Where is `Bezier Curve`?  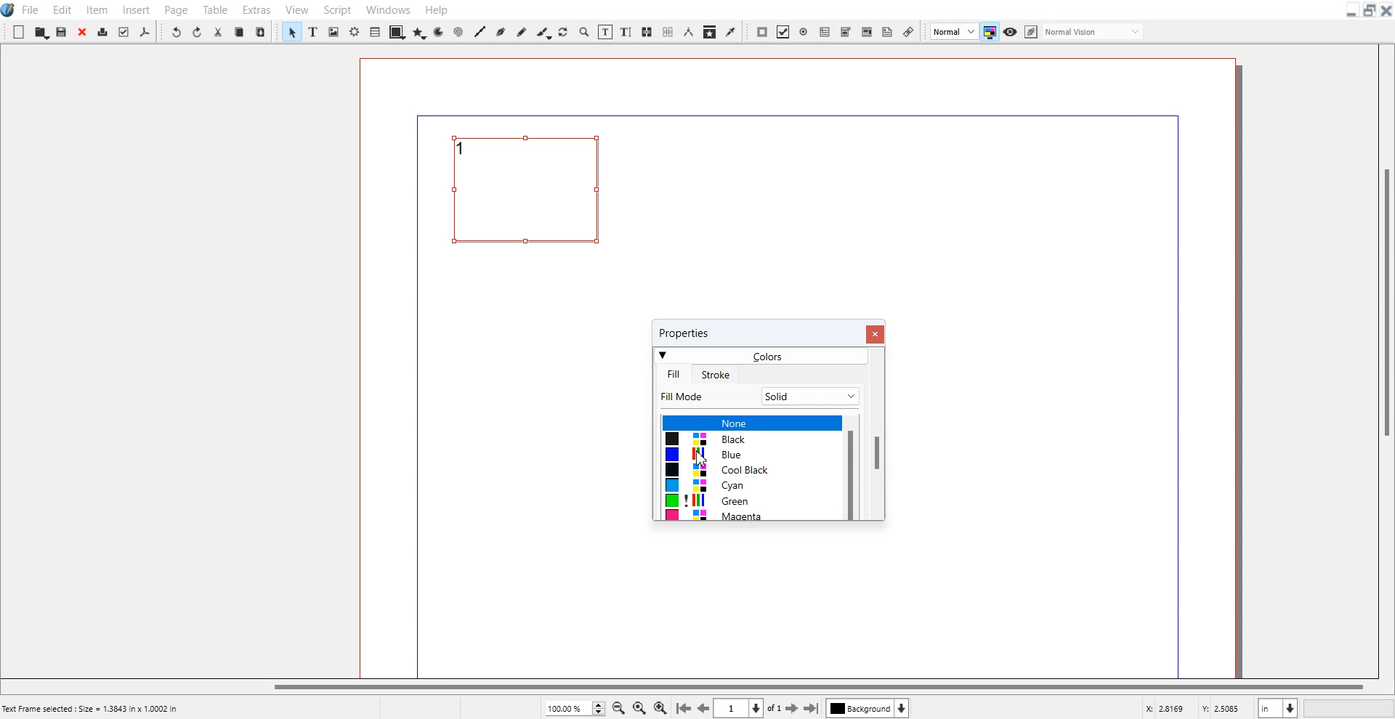 Bezier Curve is located at coordinates (501, 31).